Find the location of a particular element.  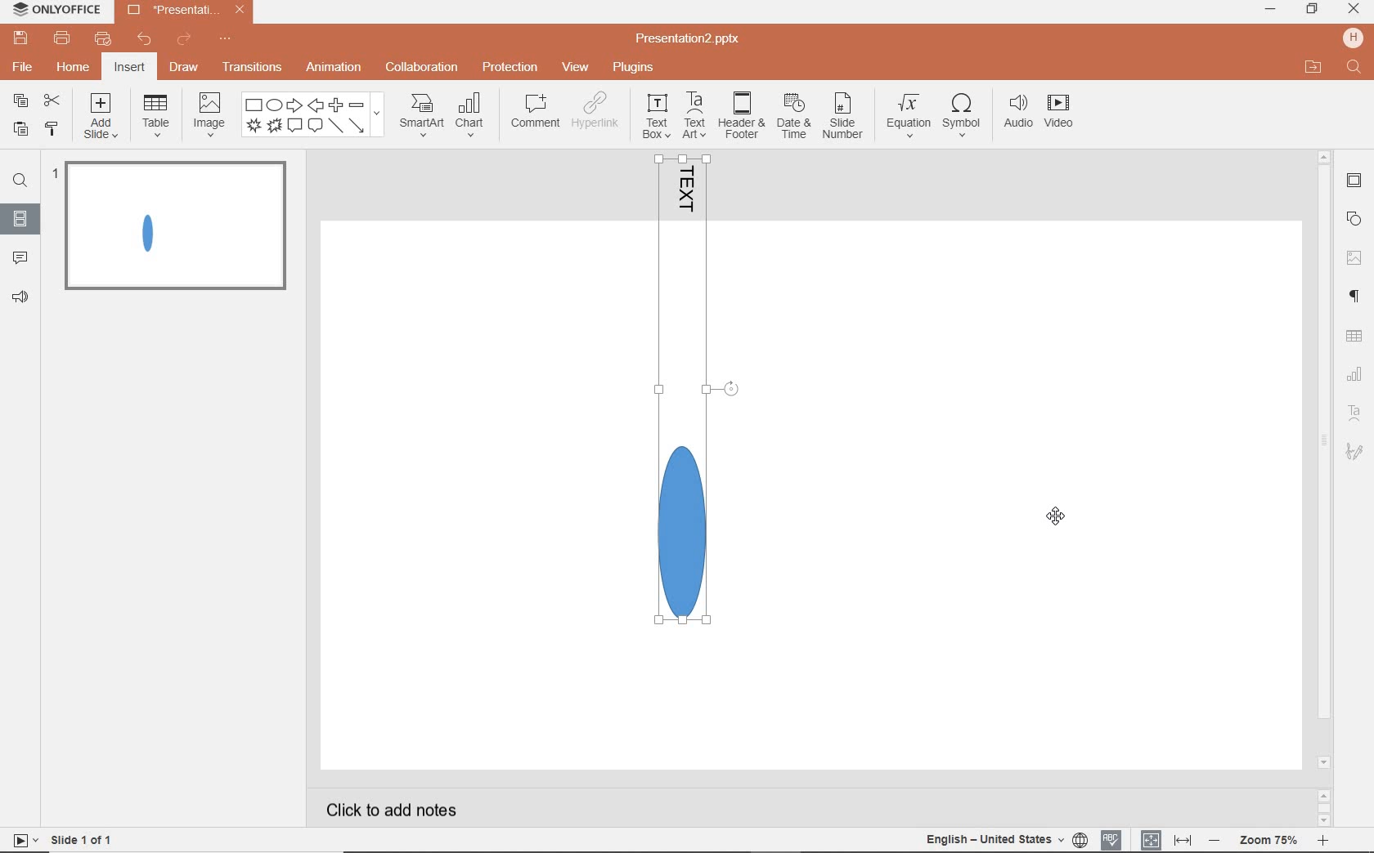

Signature is located at coordinates (1354, 452).